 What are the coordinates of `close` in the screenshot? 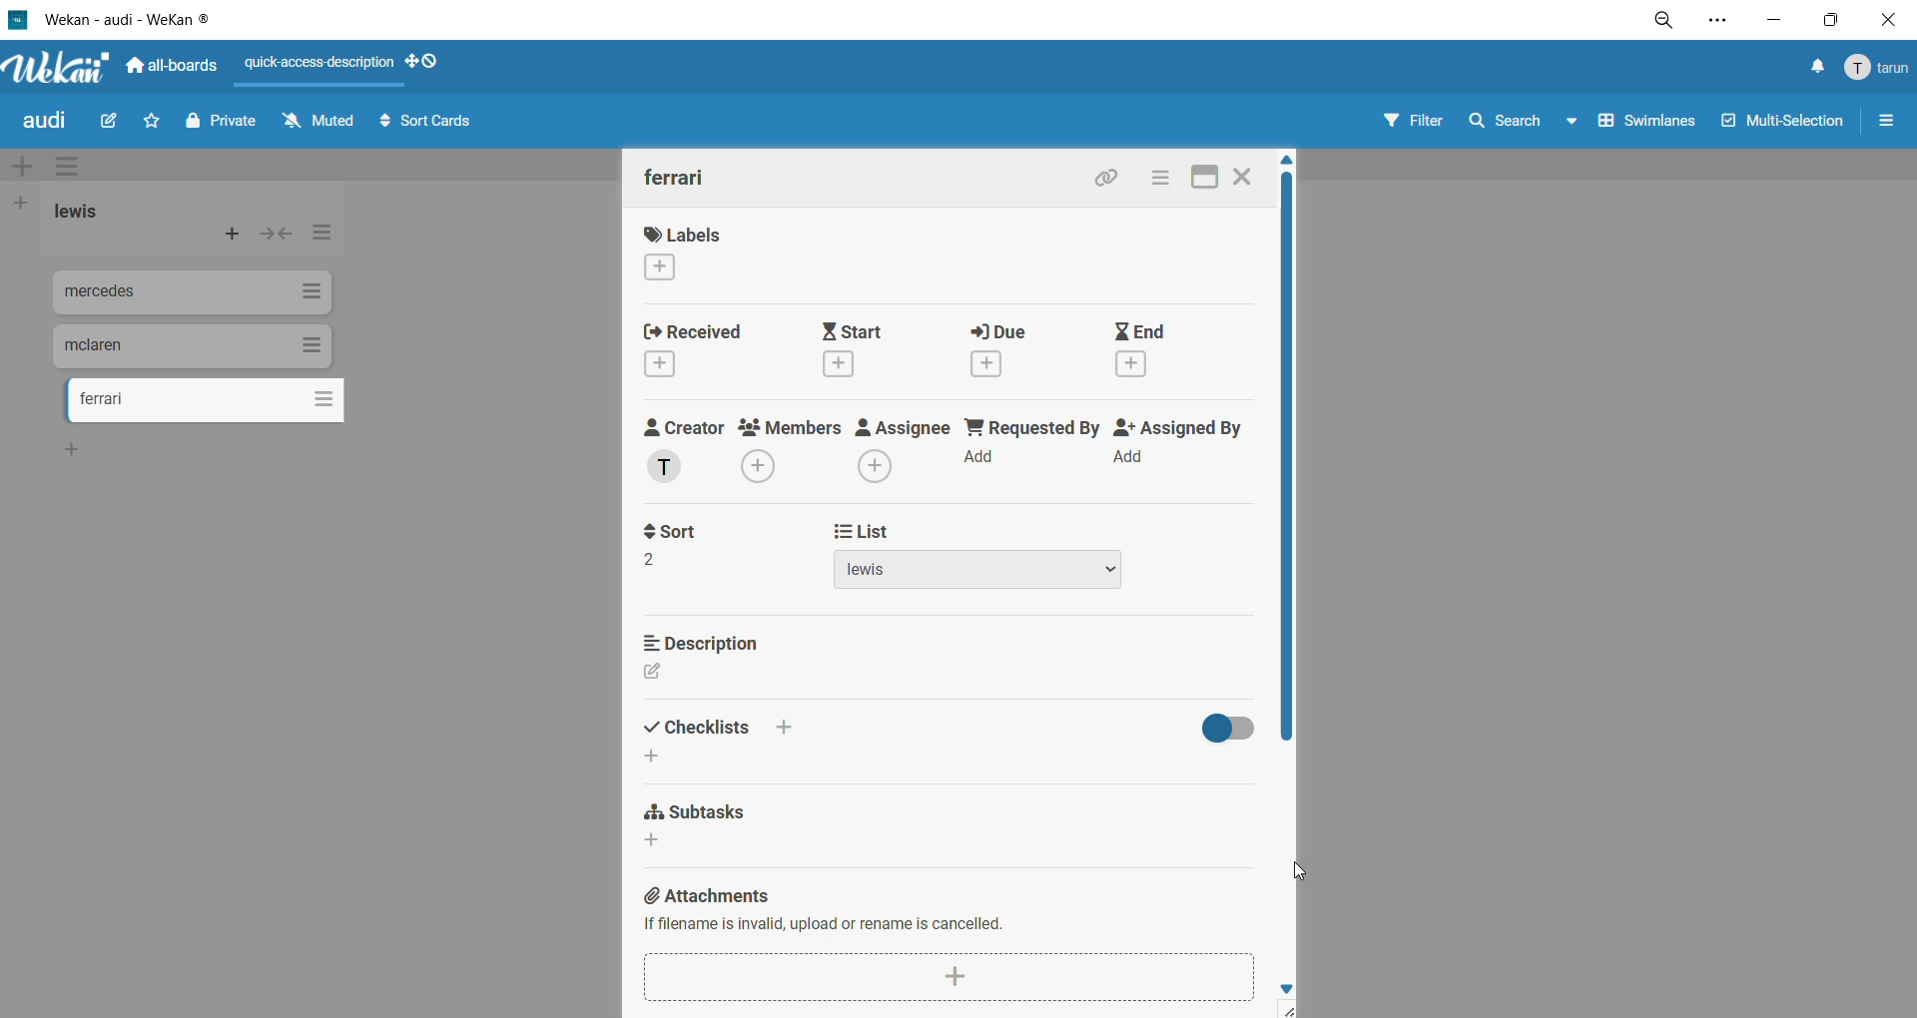 It's located at (1885, 19).